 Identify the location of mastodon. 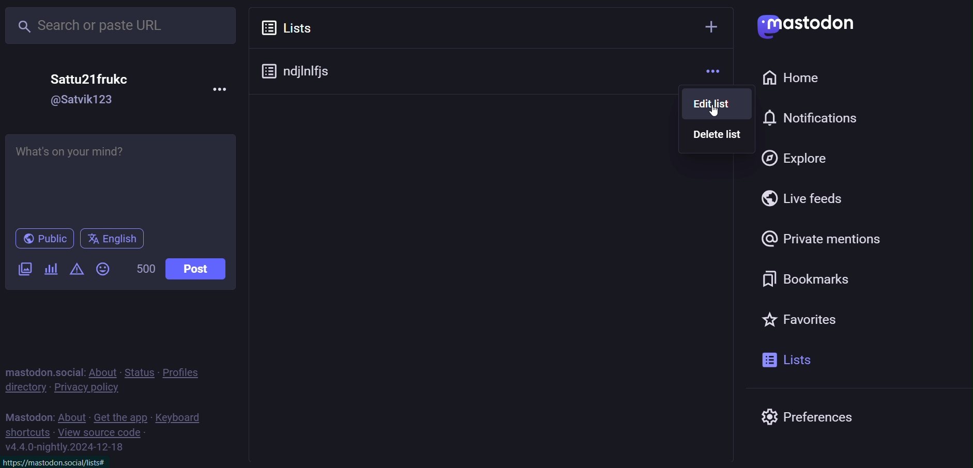
(27, 416).